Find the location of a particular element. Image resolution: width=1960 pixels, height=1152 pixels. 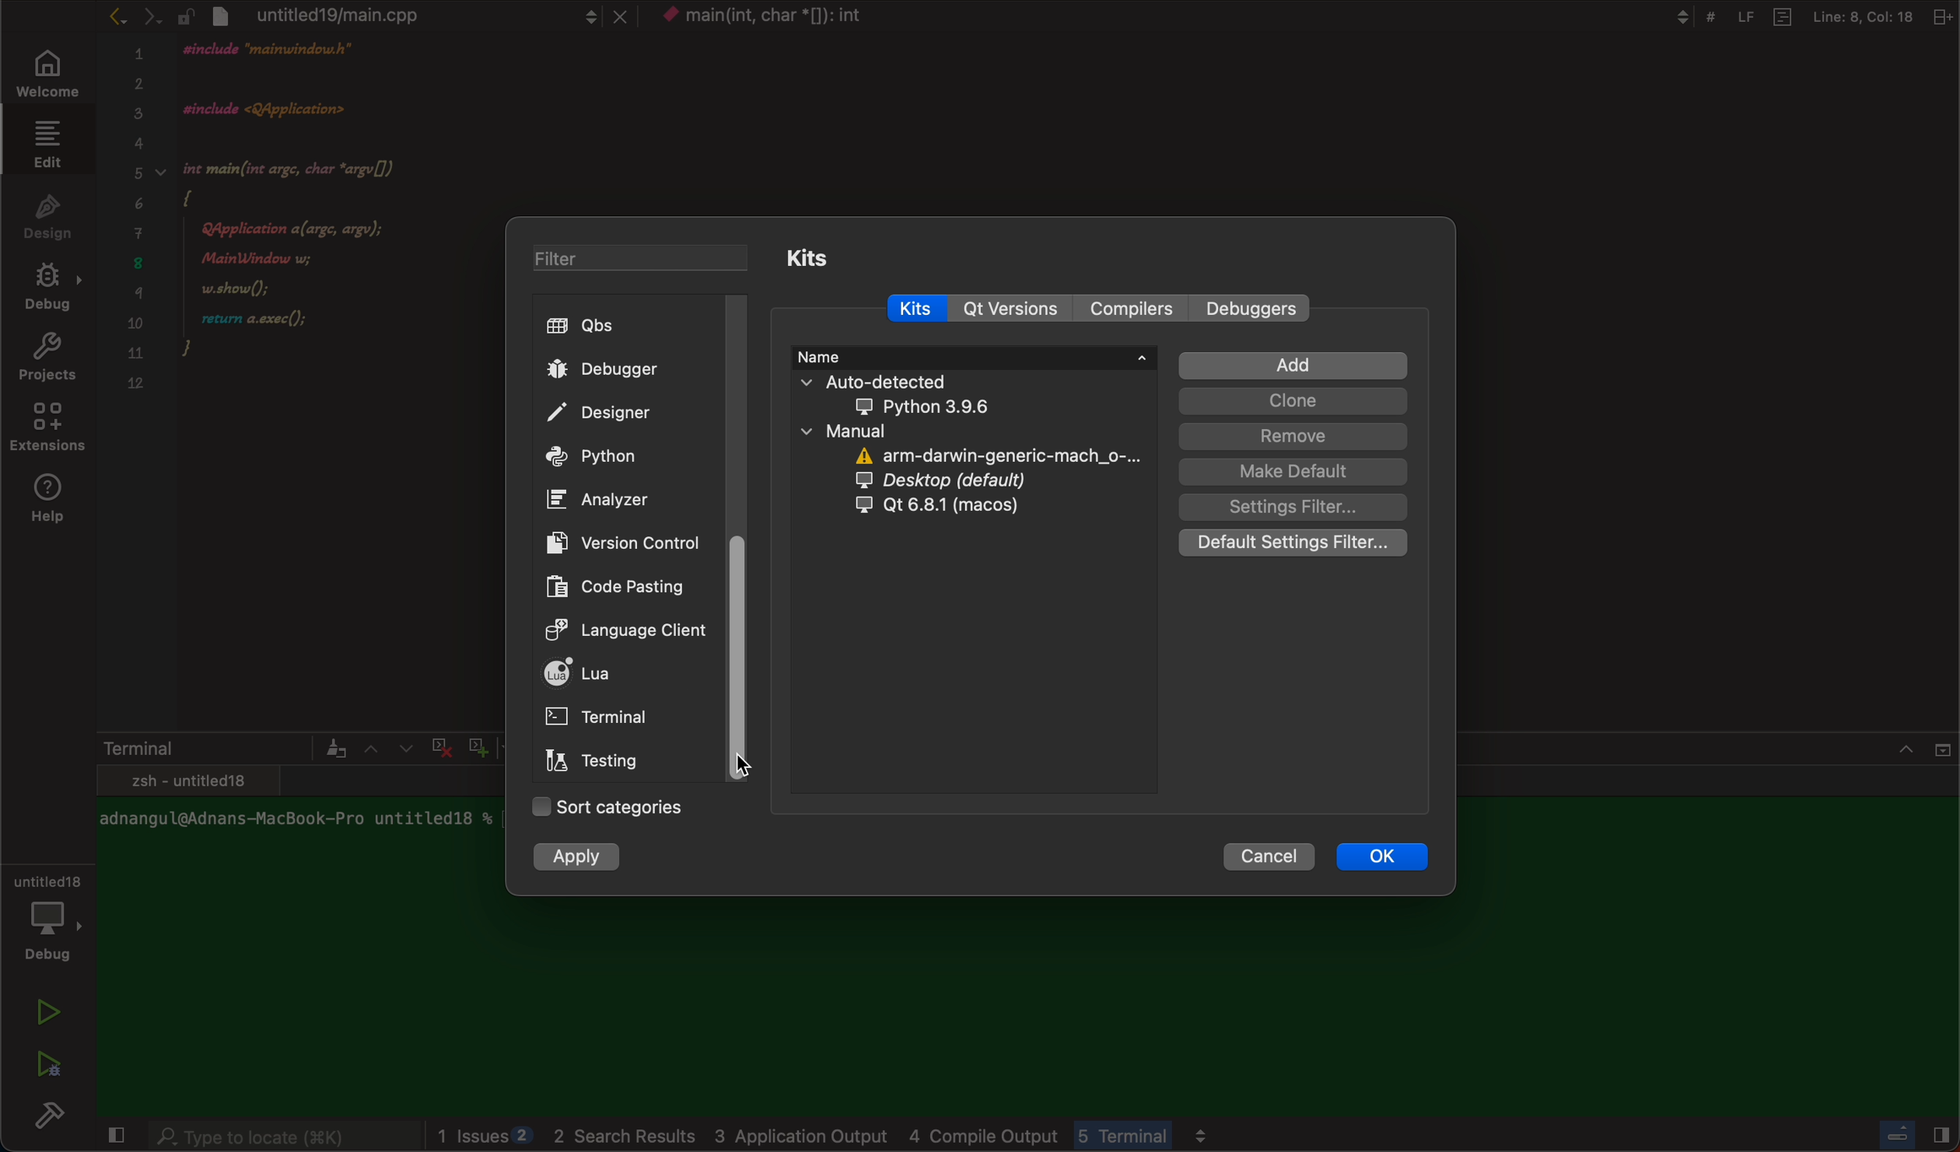

debuggers is located at coordinates (1254, 309).